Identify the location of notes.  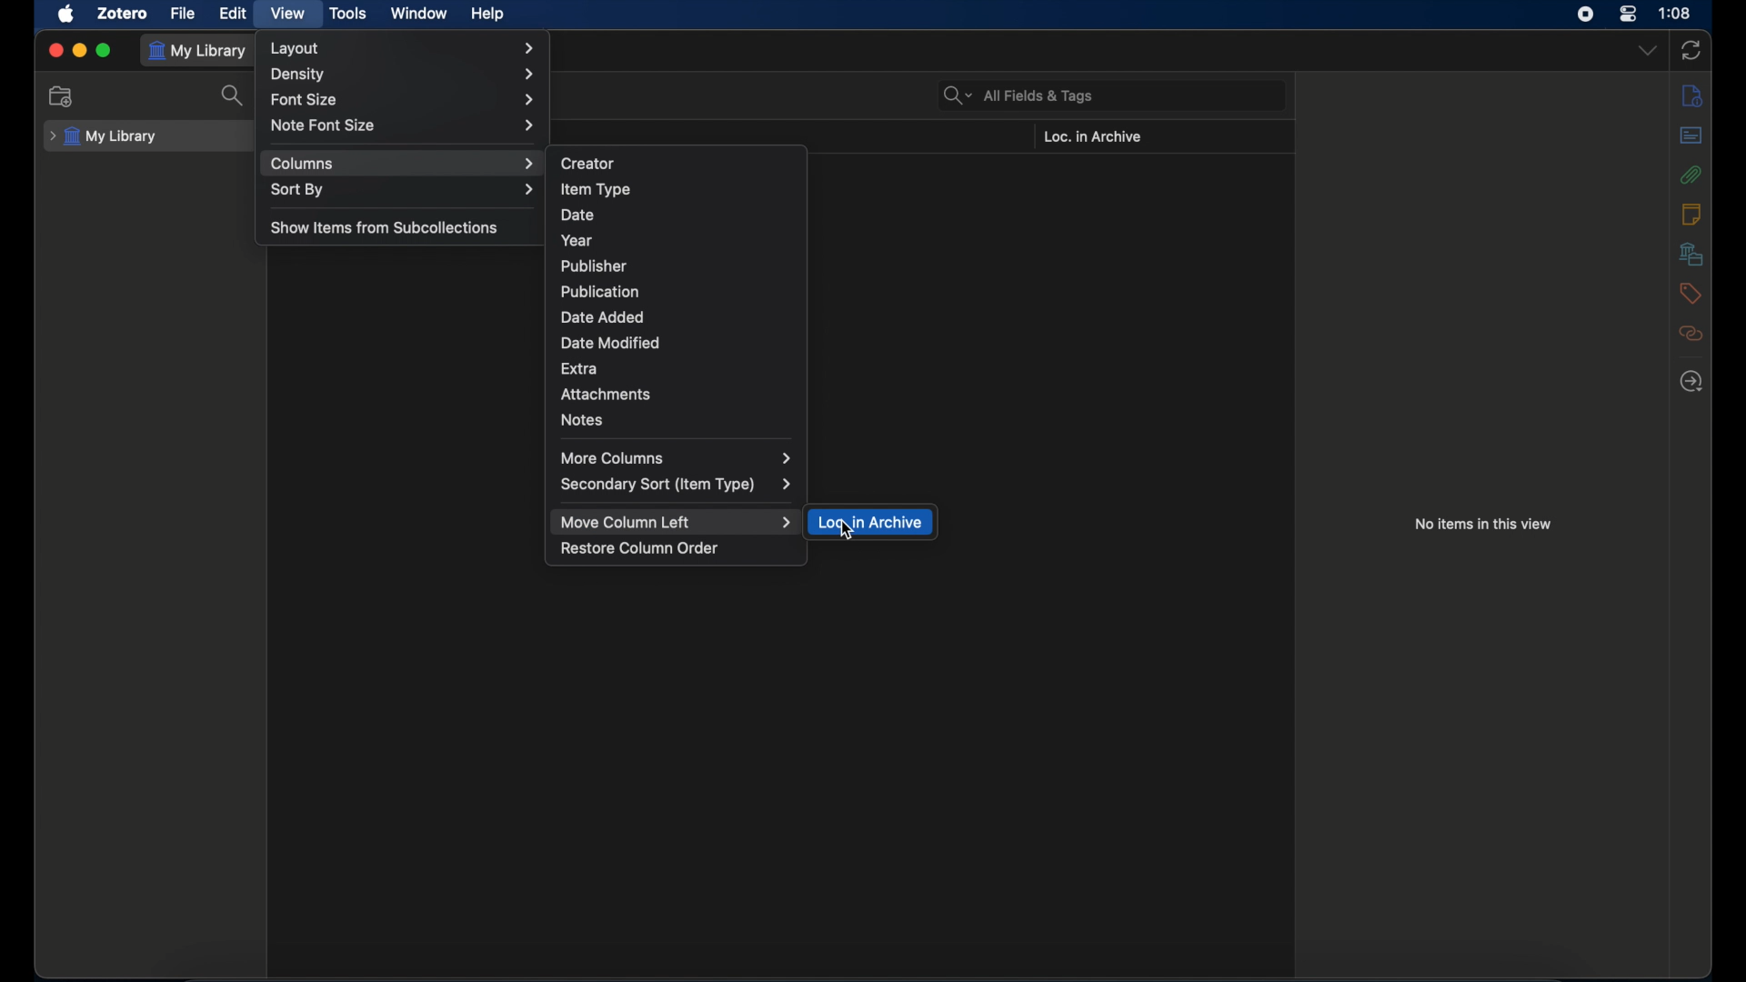
(583, 420).